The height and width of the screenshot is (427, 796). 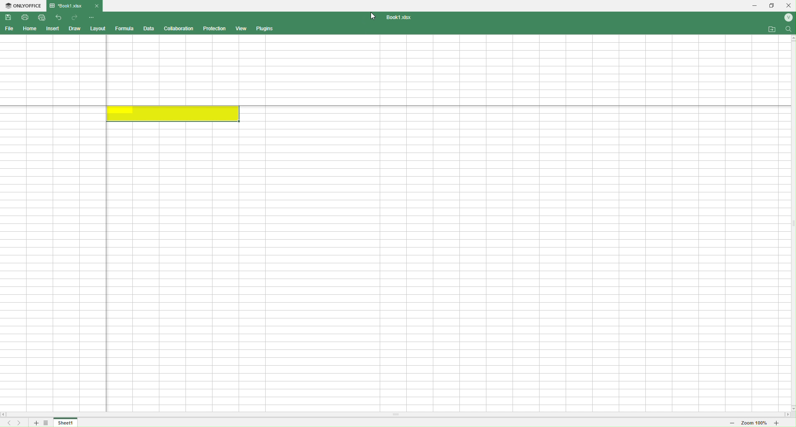 I want to click on Quick Access Customize Toolbar, so click(x=92, y=18).